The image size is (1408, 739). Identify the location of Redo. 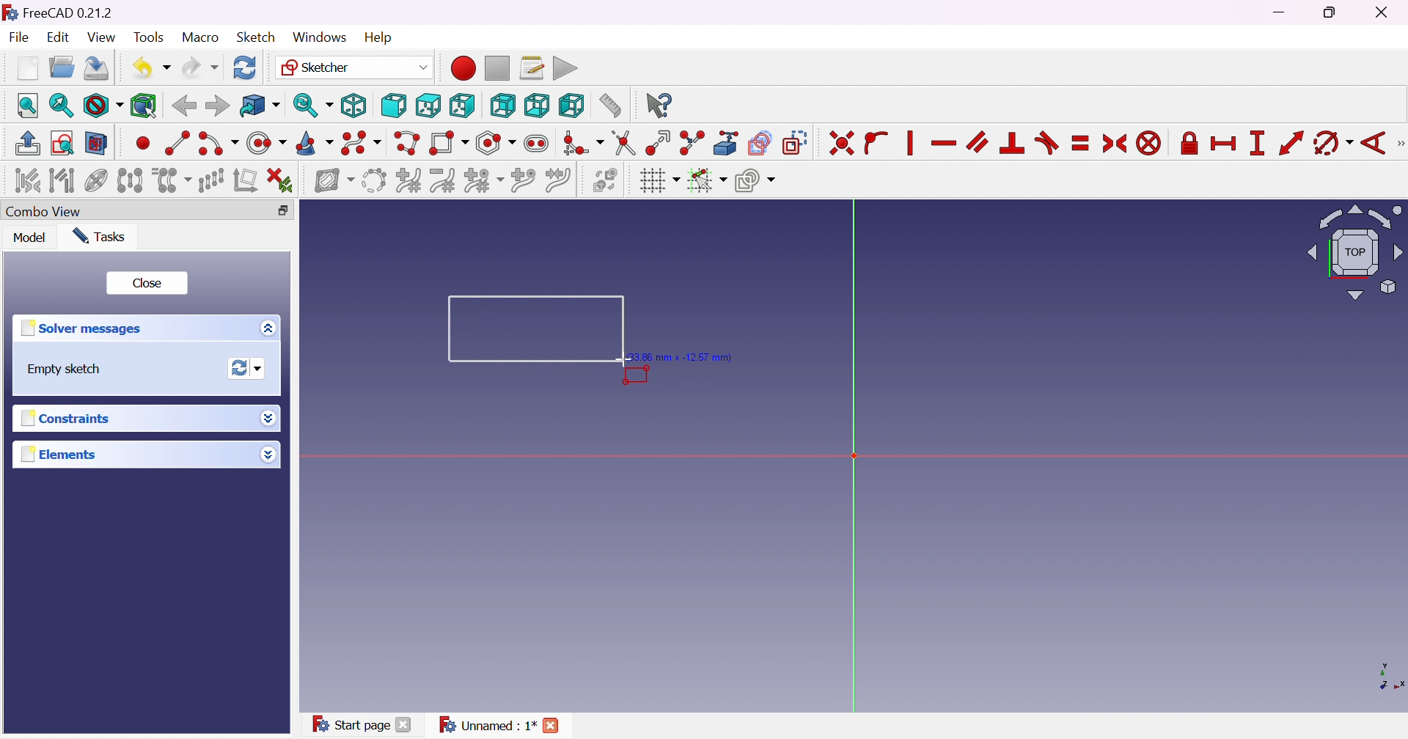
(201, 66).